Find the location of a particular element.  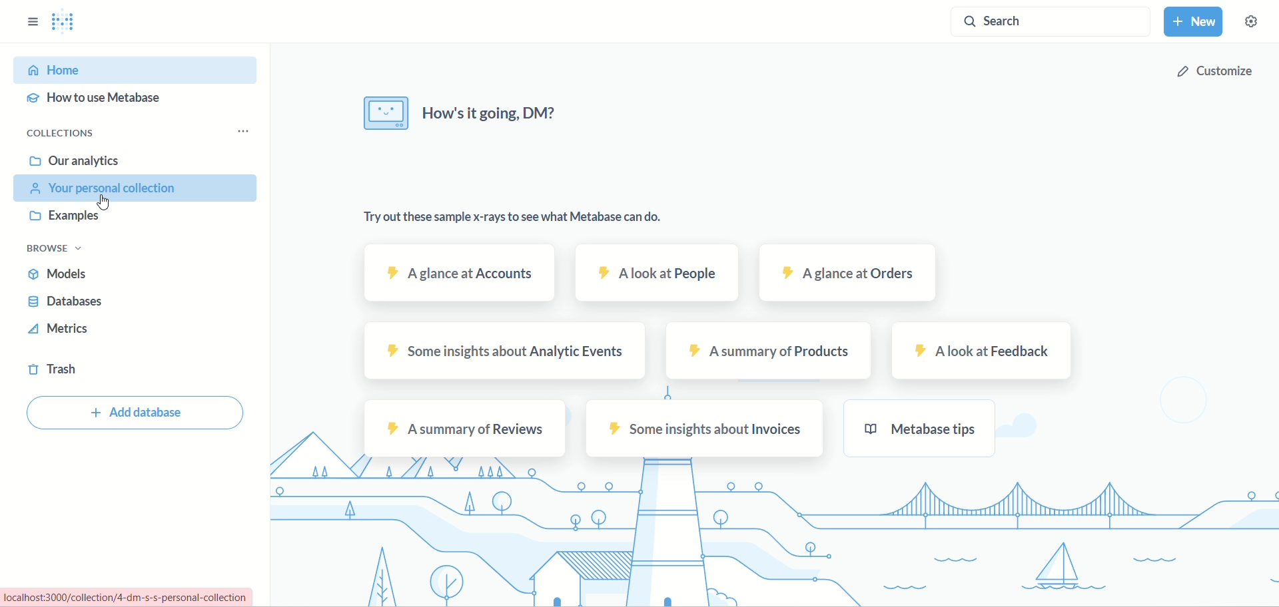

SHOW SIDEBAR  is located at coordinates (33, 18).